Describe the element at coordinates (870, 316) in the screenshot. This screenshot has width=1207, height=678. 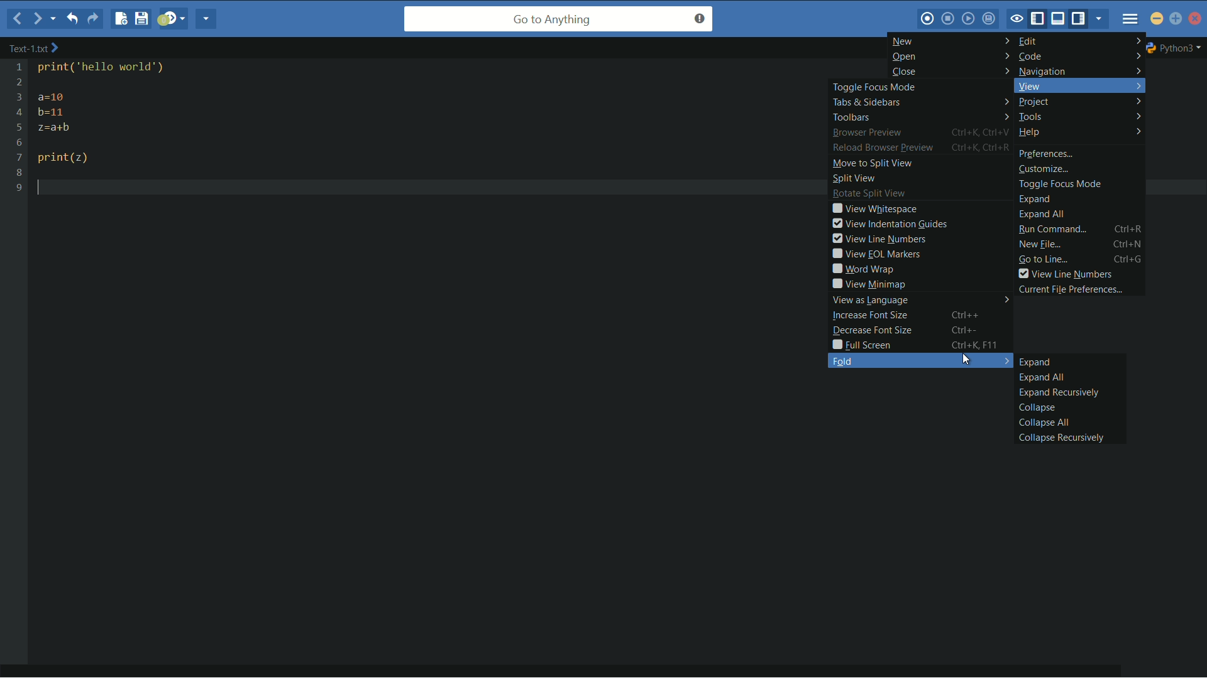
I see `increase font size` at that location.